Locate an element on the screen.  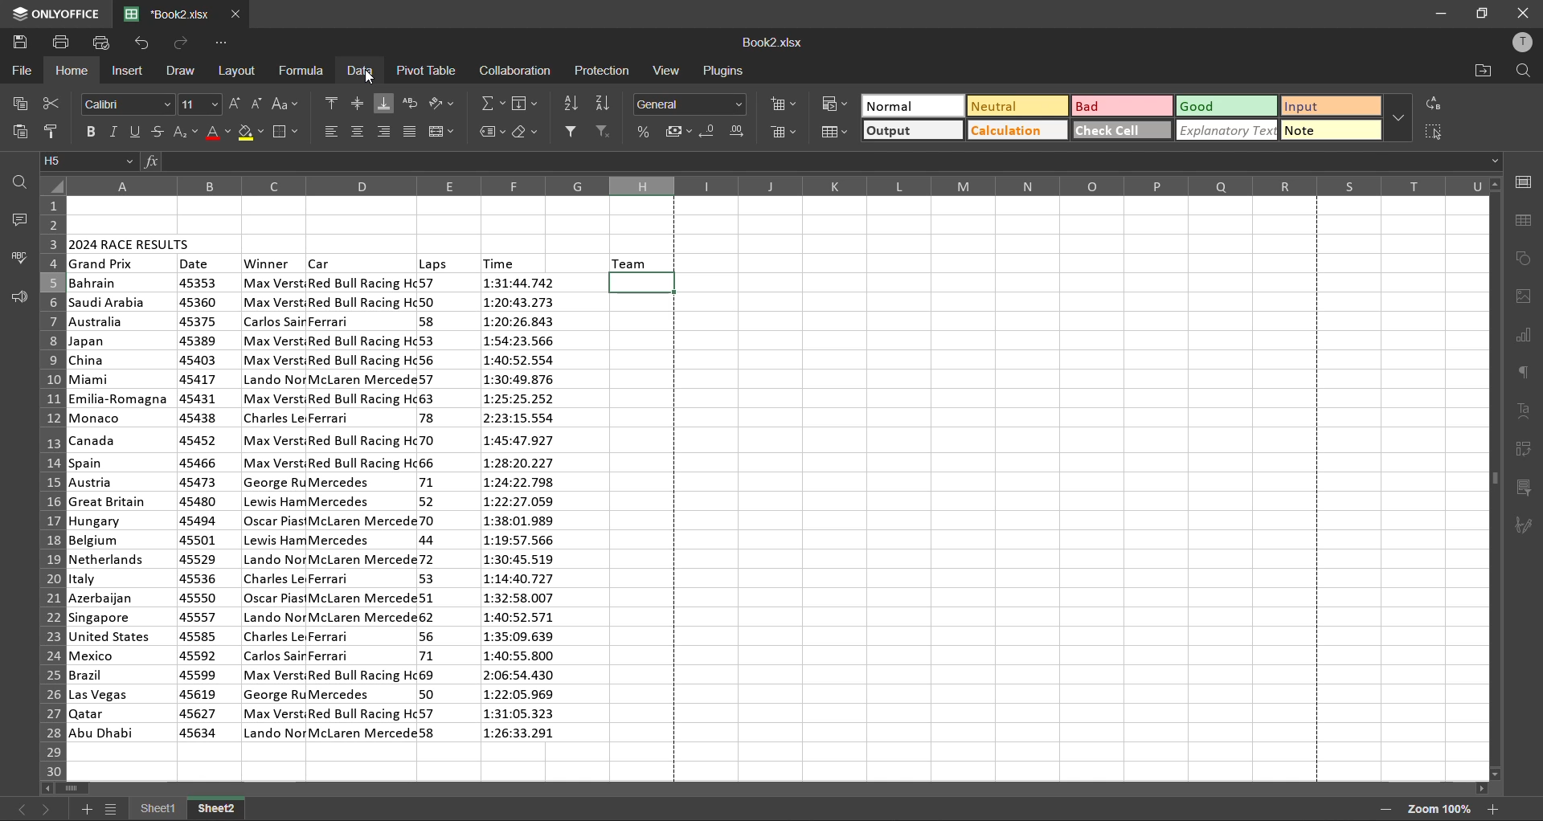
italic is located at coordinates (113, 129).